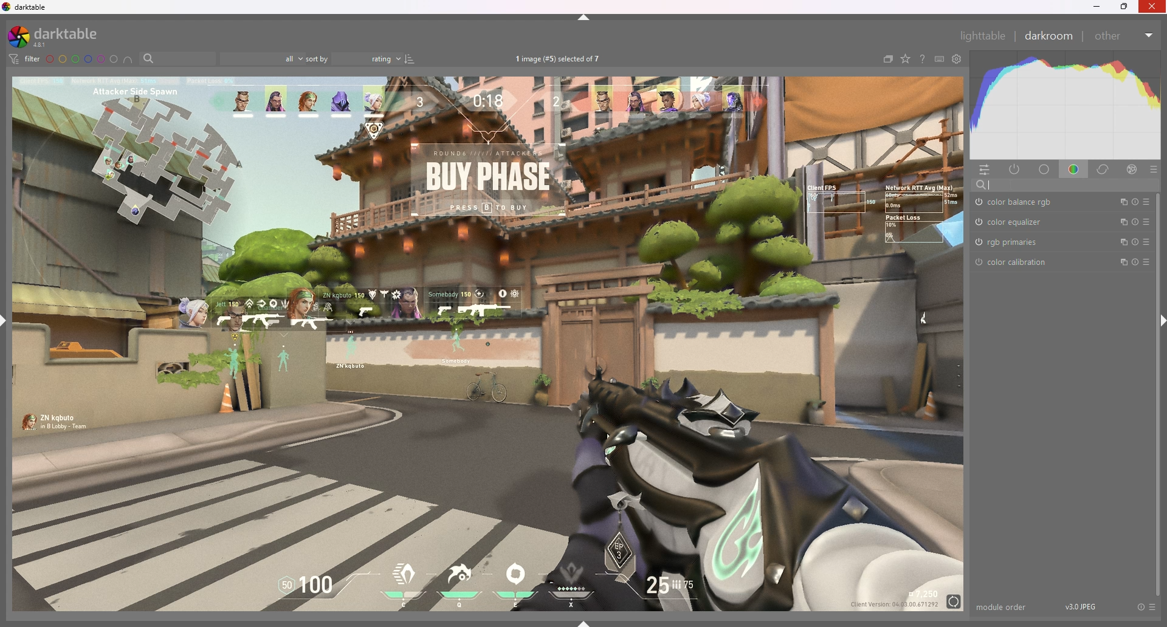 The height and width of the screenshot is (627, 1167). What do you see at coordinates (354, 58) in the screenshot?
I see `sort by` at bounding box center [354, 58].